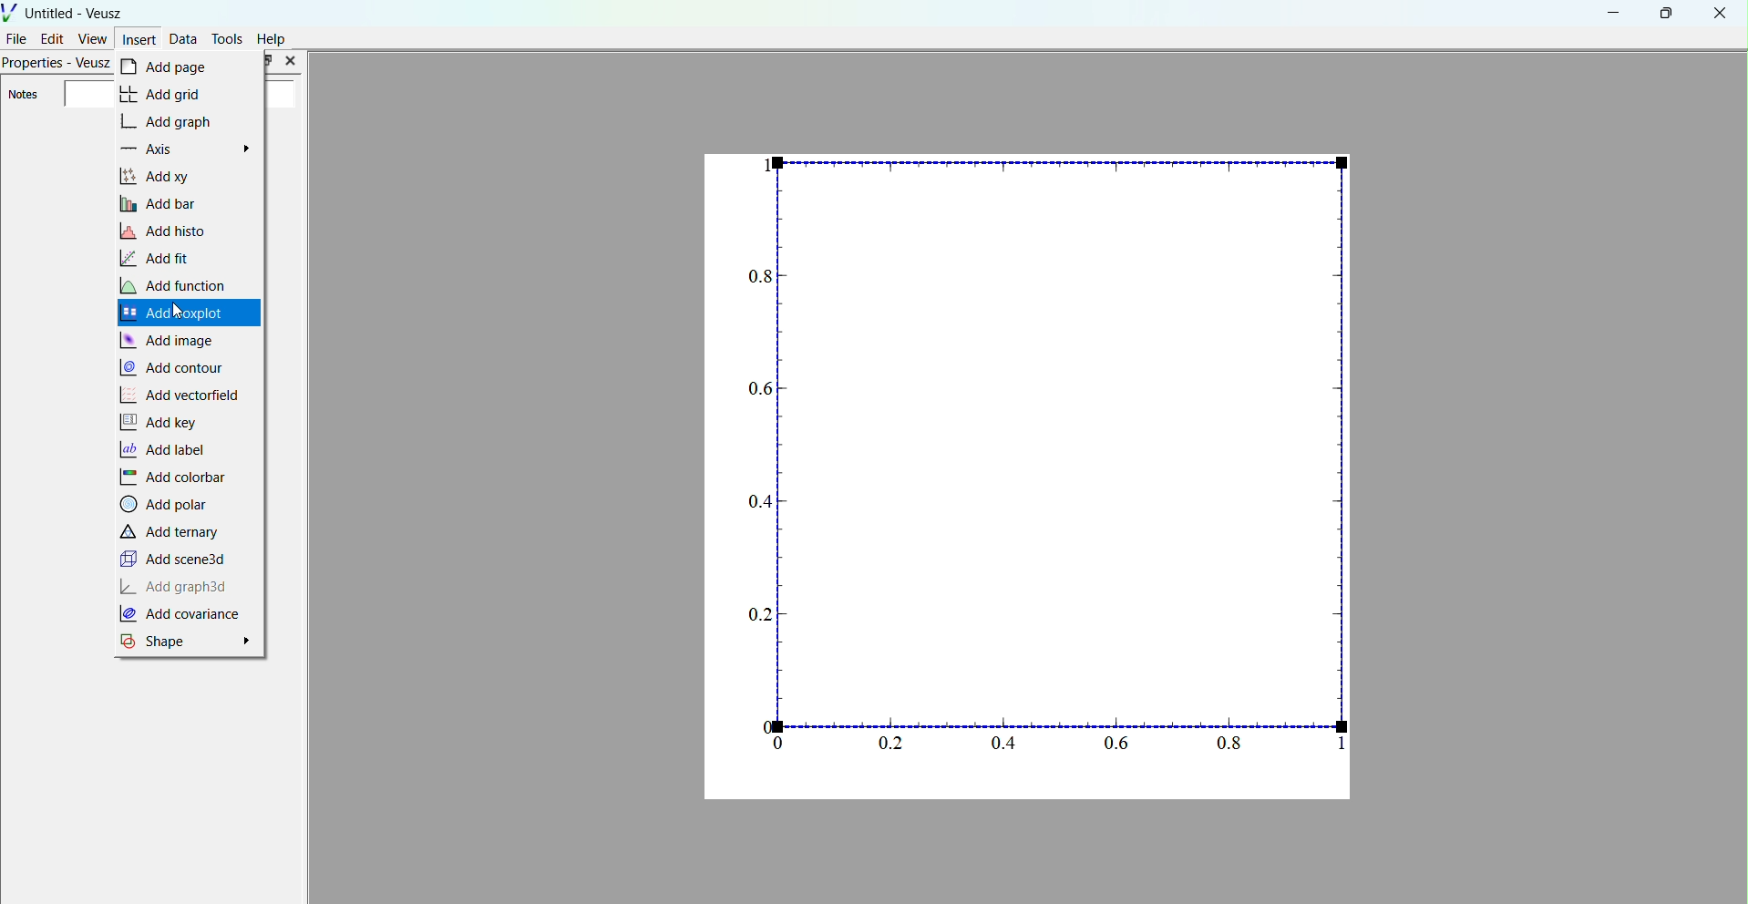 This screenshot has height=904, width=1748. I want to click on ‘Add scene3d, so click(175, 558).